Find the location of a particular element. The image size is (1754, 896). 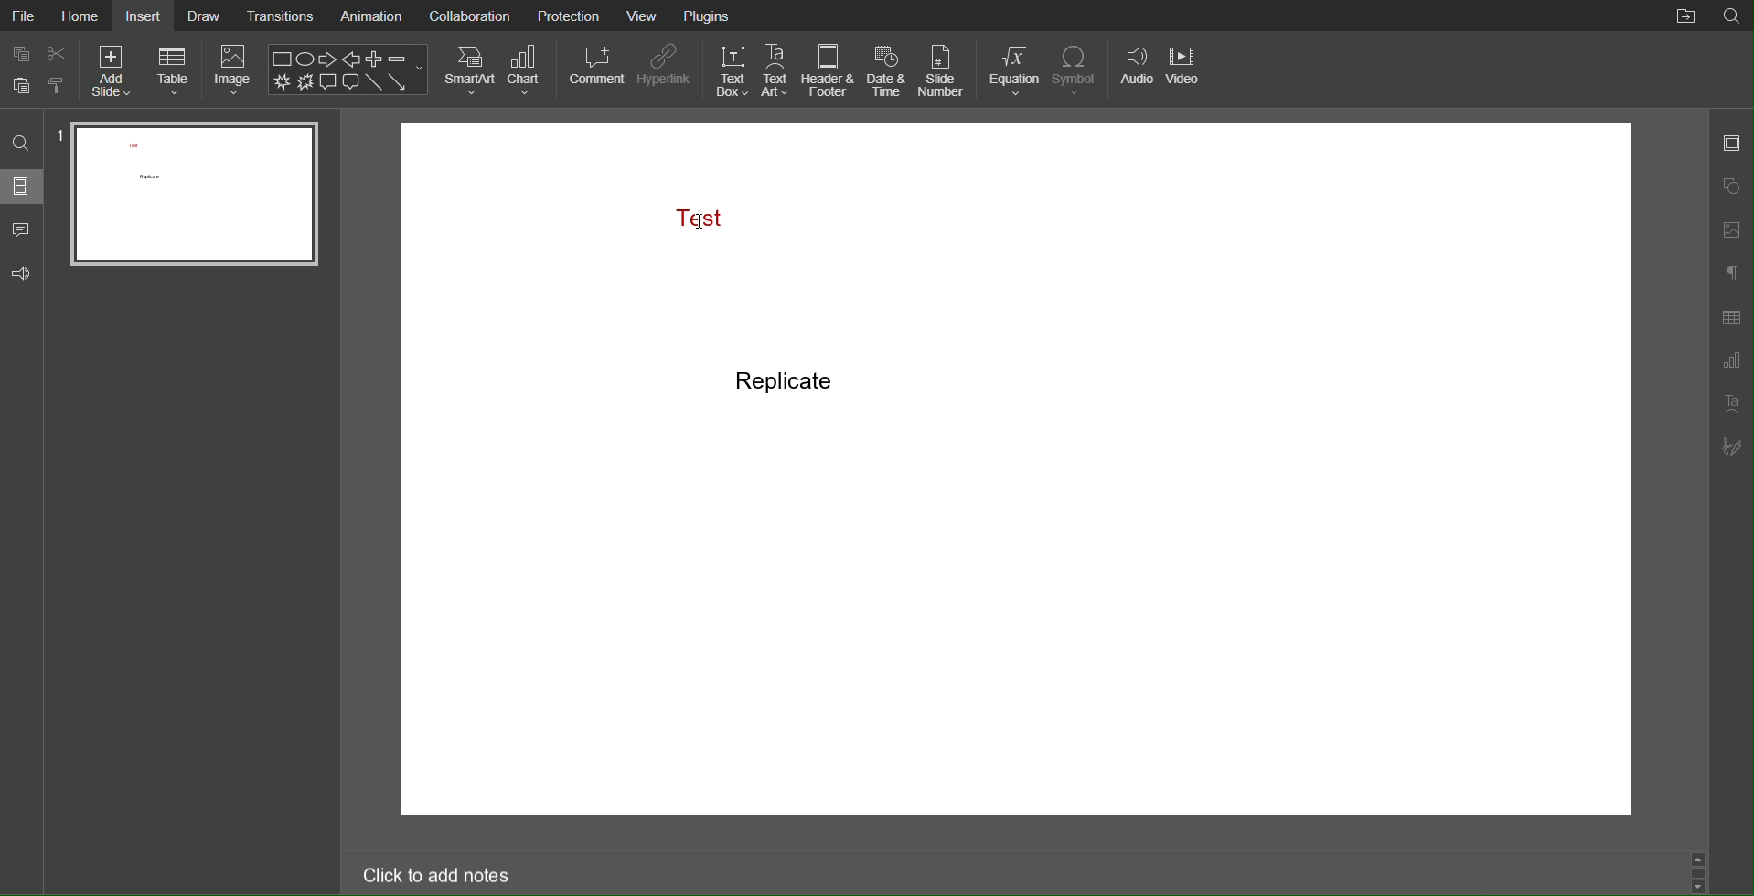

Symbol is located at coordinates (1077, 71).